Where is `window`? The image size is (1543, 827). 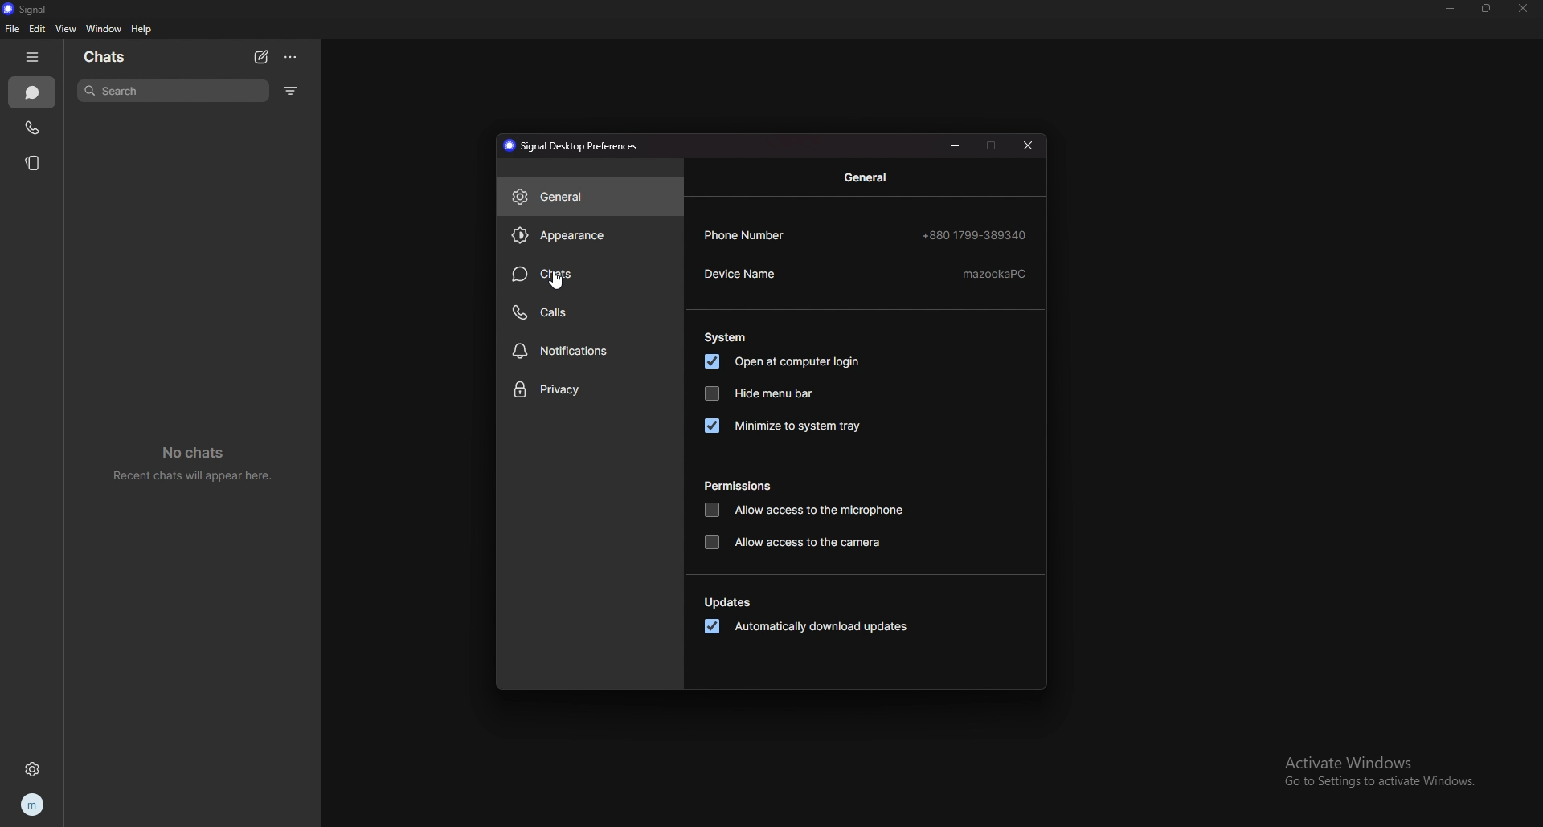 window is located at coordinates (104, 29).